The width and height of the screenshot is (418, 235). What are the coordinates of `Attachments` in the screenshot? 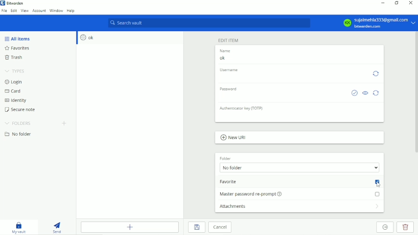 It's located at (299, 207).